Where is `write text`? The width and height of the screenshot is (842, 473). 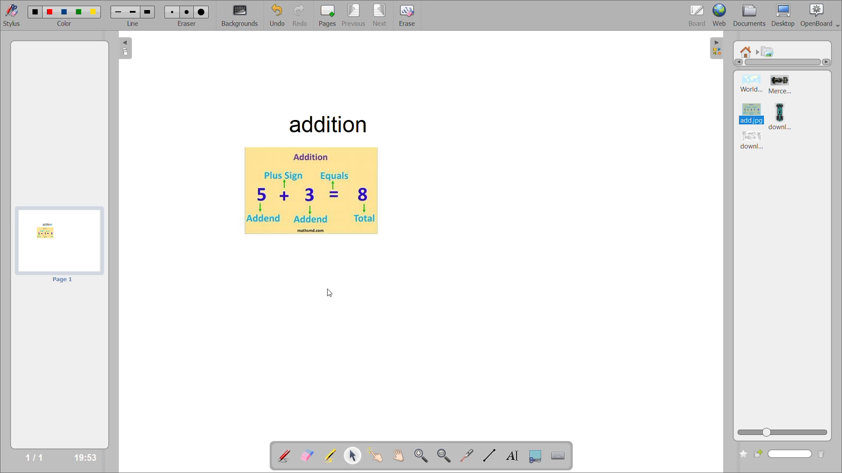 write text is located at coordinates (514, 456).